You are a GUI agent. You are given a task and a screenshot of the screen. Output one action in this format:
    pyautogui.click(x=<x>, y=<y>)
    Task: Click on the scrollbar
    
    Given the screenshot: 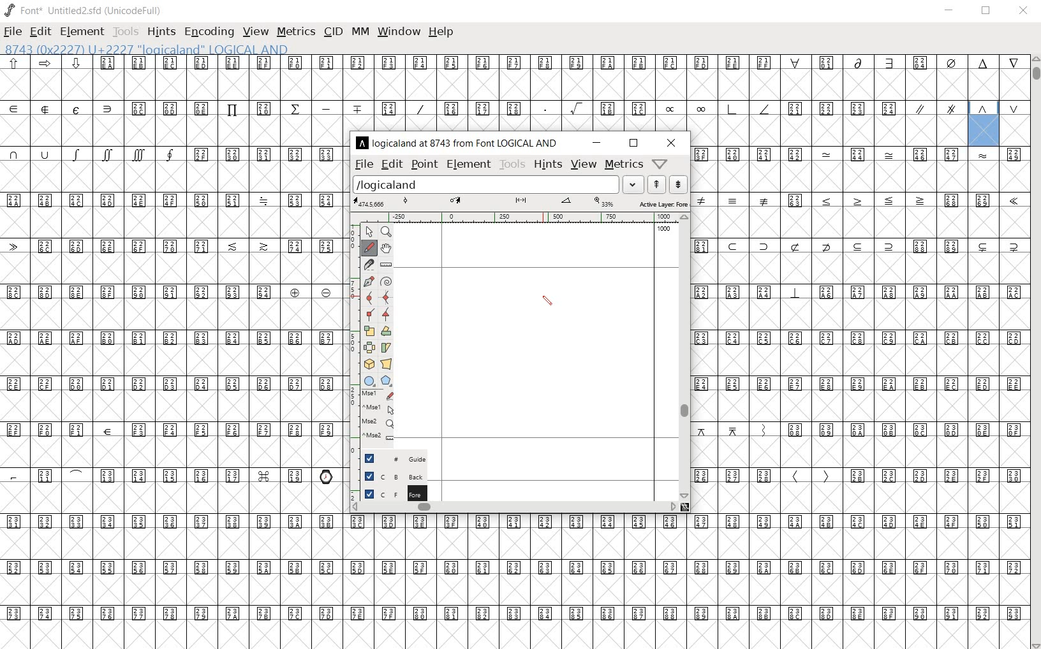 What is the action you would take?
    pyautogui.click(x=686, y=357)
    